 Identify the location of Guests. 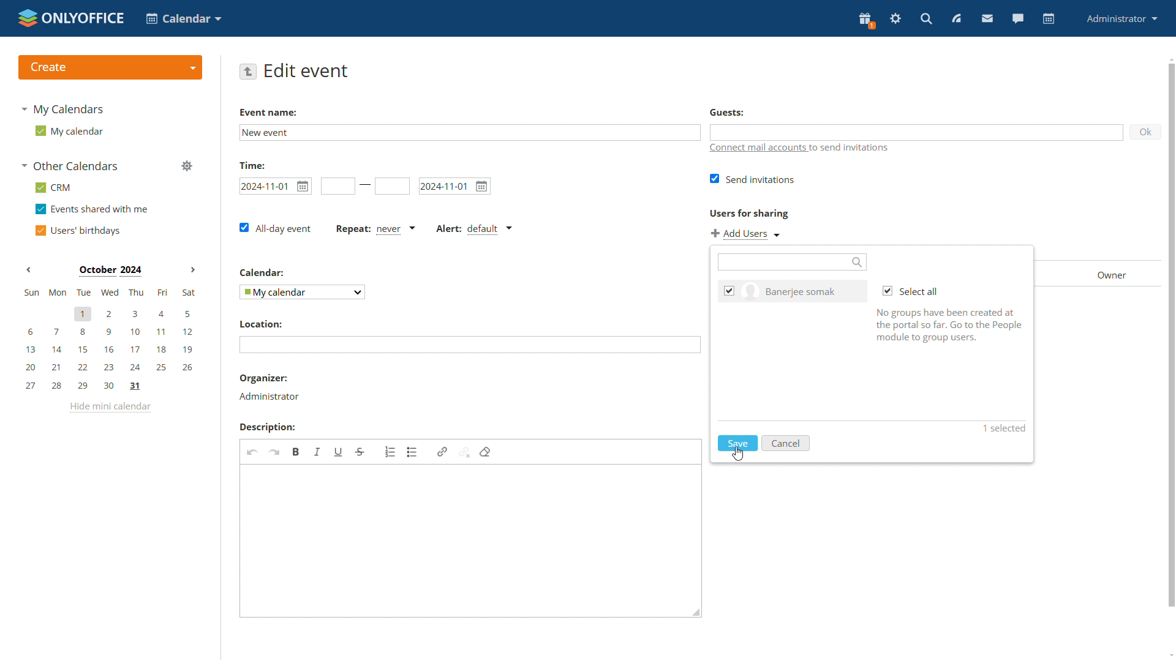
(727, 113).